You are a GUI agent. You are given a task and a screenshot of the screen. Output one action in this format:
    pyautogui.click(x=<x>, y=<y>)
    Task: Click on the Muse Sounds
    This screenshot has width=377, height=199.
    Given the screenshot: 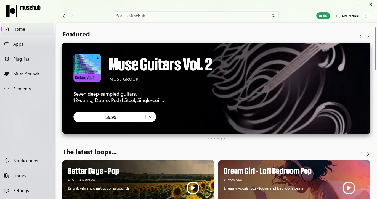 What is the action you would take?
    pyautogui.click(x=26, y=75)
    